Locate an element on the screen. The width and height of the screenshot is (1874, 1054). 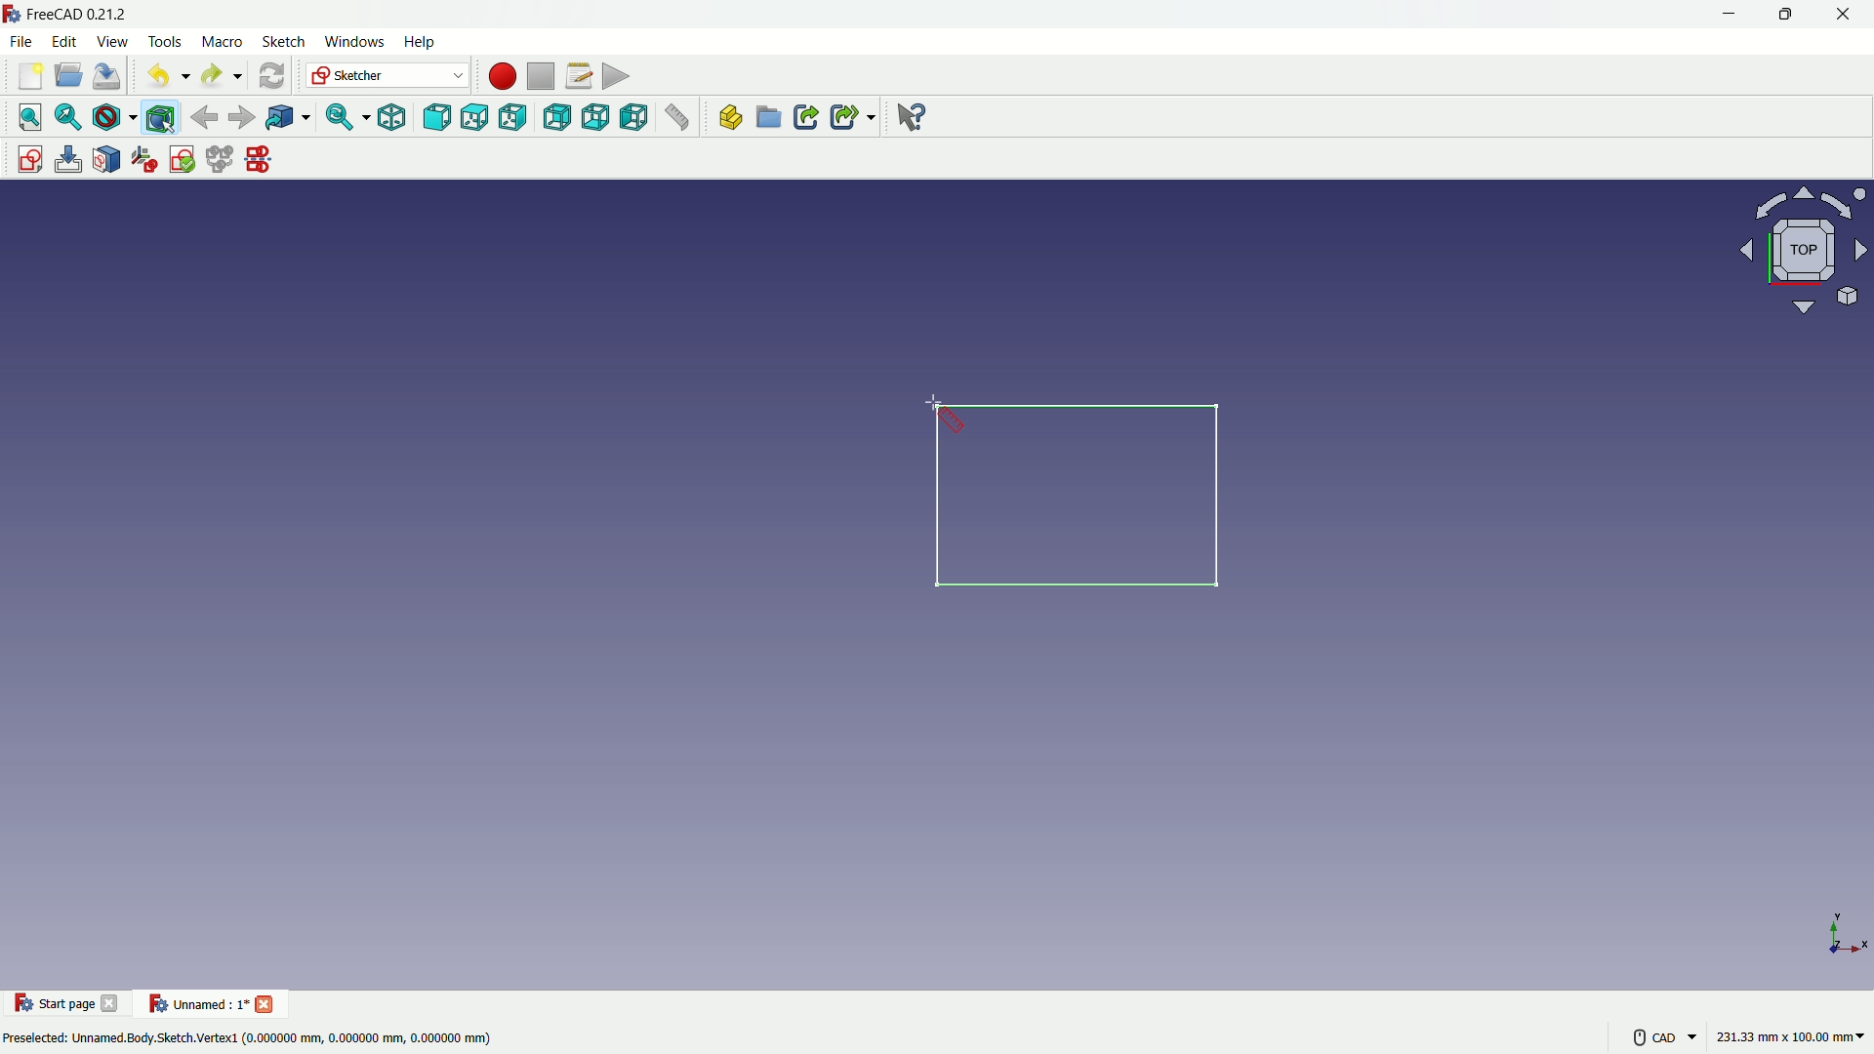
tools menu is located at coordinates (163, 41).